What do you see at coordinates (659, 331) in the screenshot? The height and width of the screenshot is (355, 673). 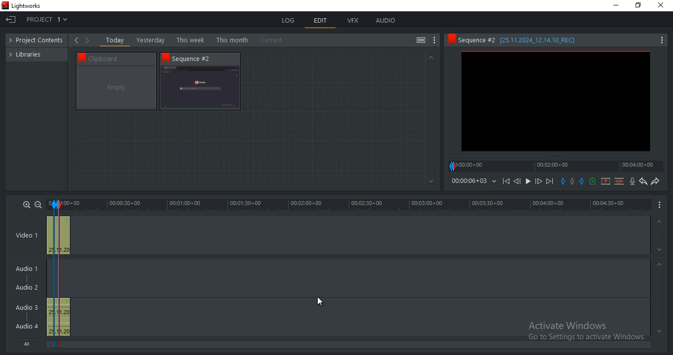 I see `Greyed out down arrow` at bounding box center [659, 331].